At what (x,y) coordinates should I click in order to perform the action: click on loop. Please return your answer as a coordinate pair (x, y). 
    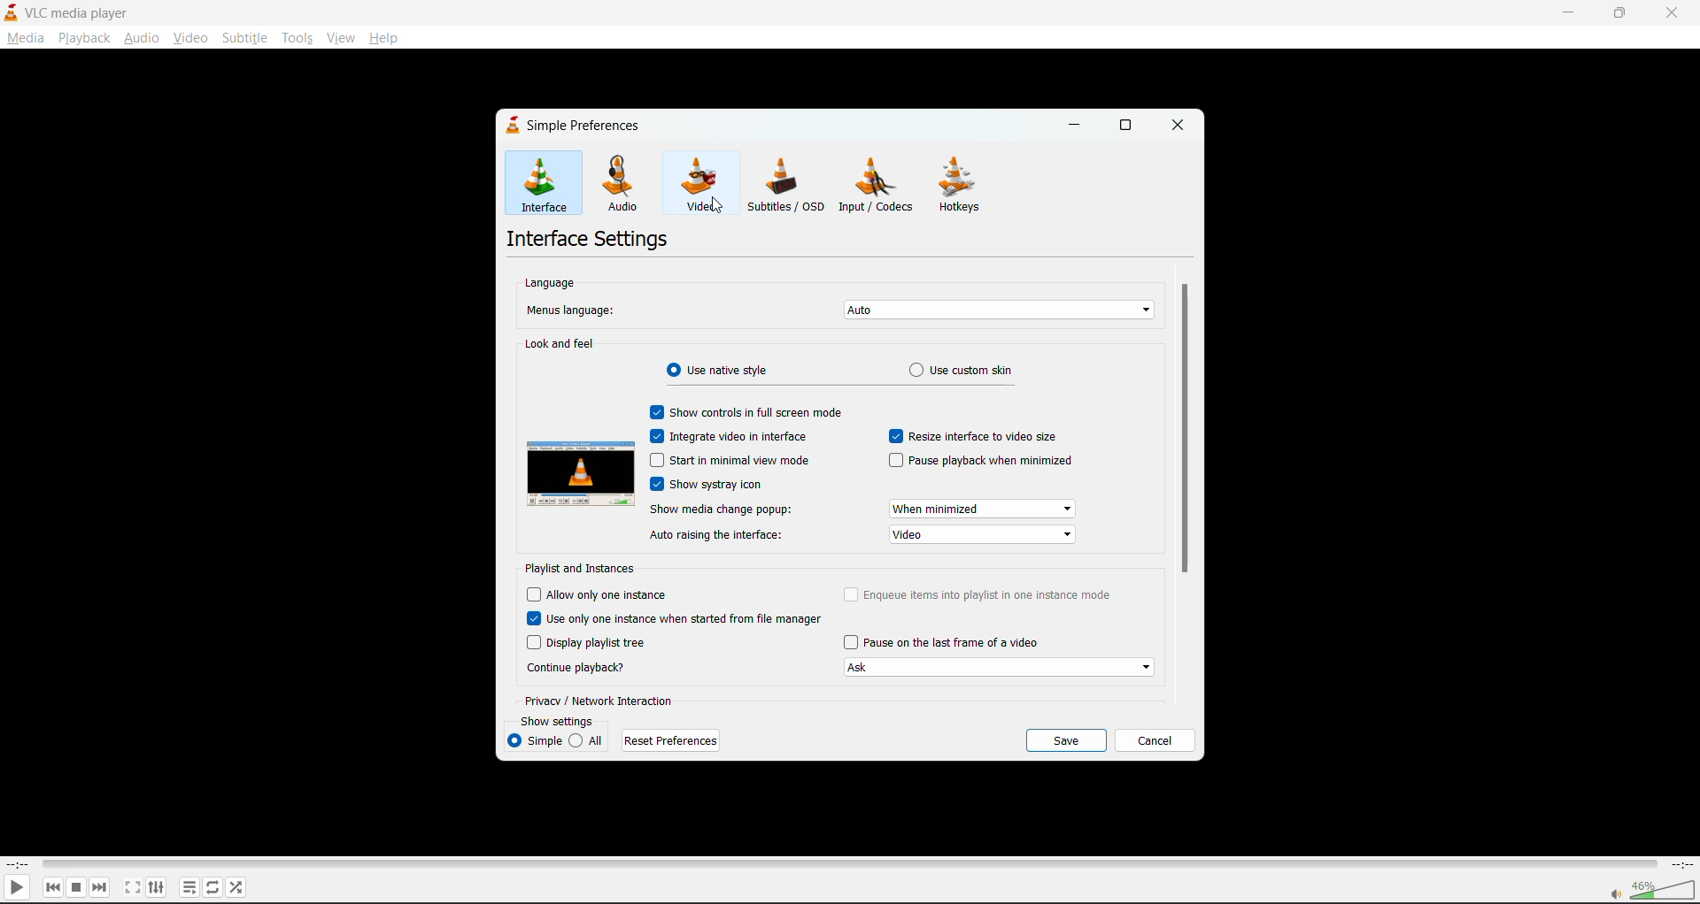
    Looking at the image, I should click on (210, 886).